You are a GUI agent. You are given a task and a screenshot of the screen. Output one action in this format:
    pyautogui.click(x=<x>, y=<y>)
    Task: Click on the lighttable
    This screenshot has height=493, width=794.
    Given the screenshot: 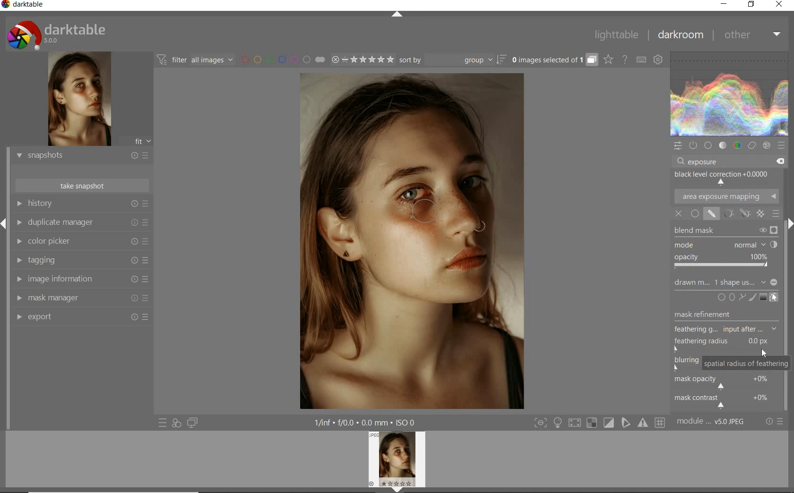 What is the action you would take?
    pyautogui.click(x=619, y=34)
    